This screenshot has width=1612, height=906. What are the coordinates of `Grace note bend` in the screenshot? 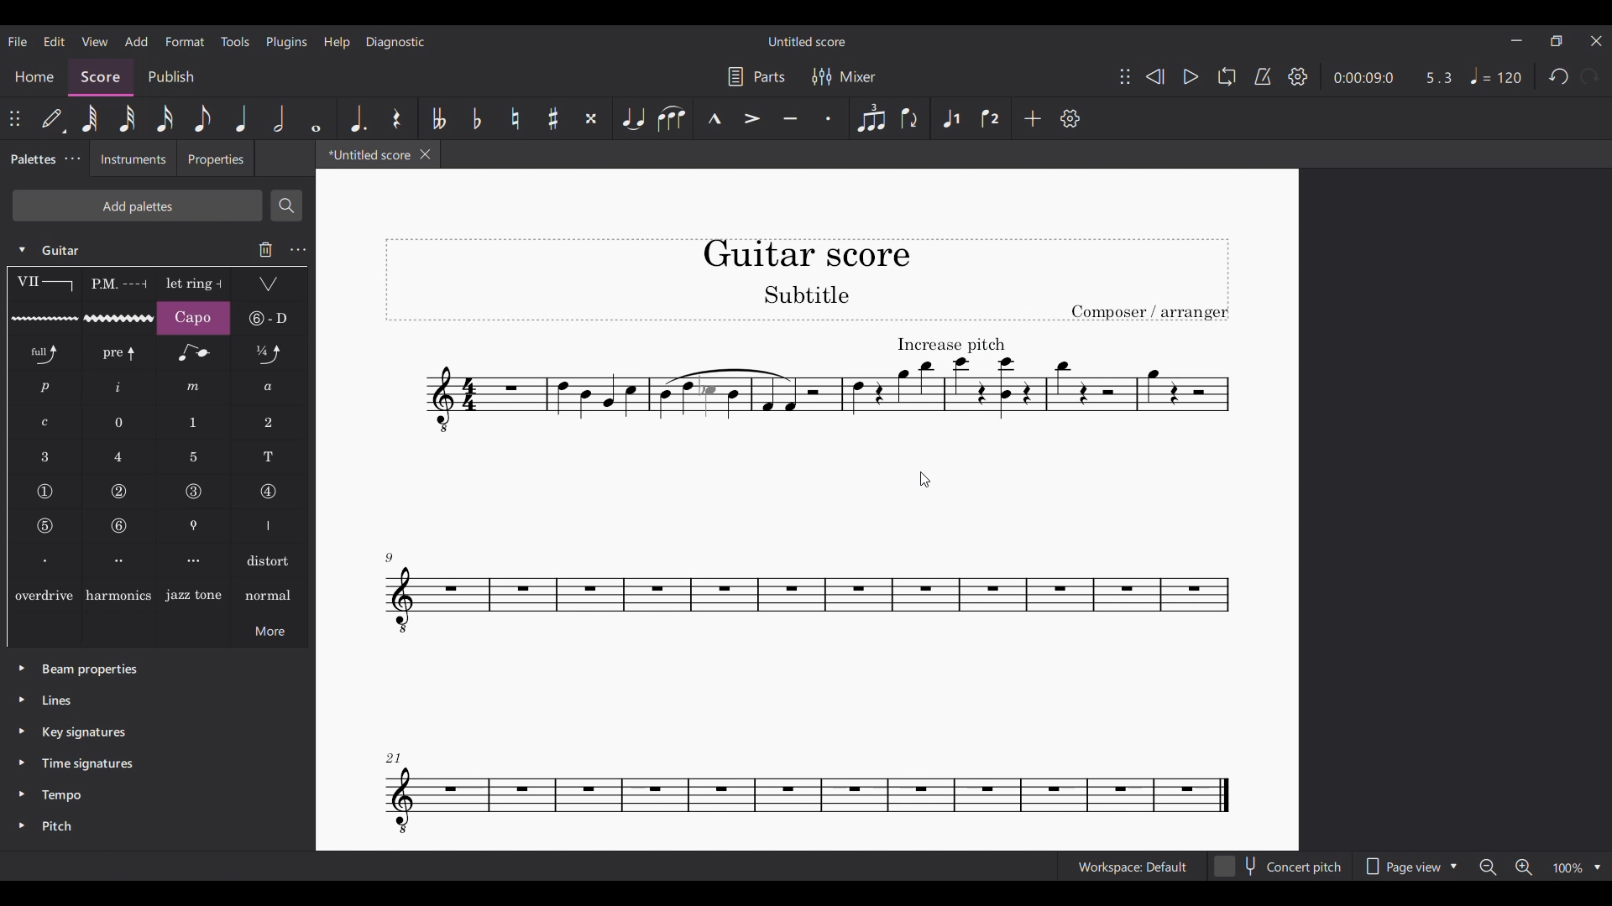 It's located at (194, 353).